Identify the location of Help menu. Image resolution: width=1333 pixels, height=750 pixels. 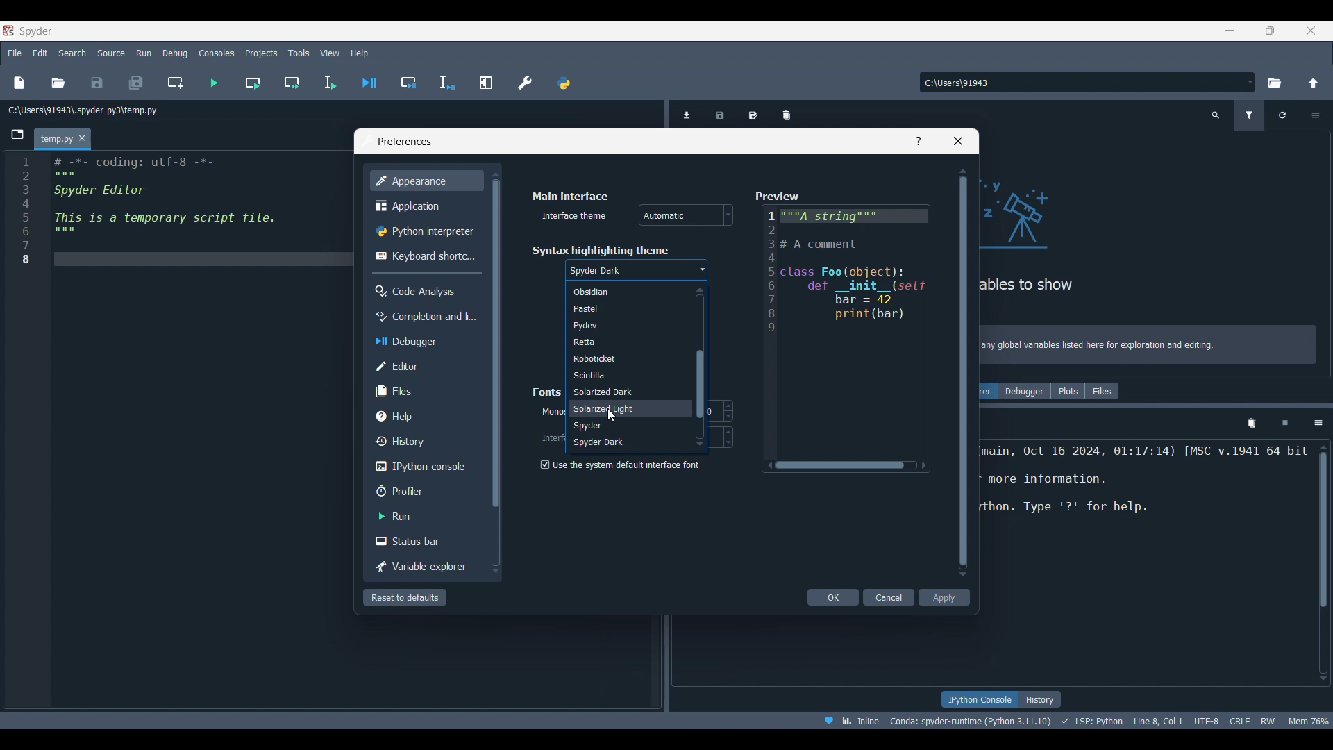
(360, 53).